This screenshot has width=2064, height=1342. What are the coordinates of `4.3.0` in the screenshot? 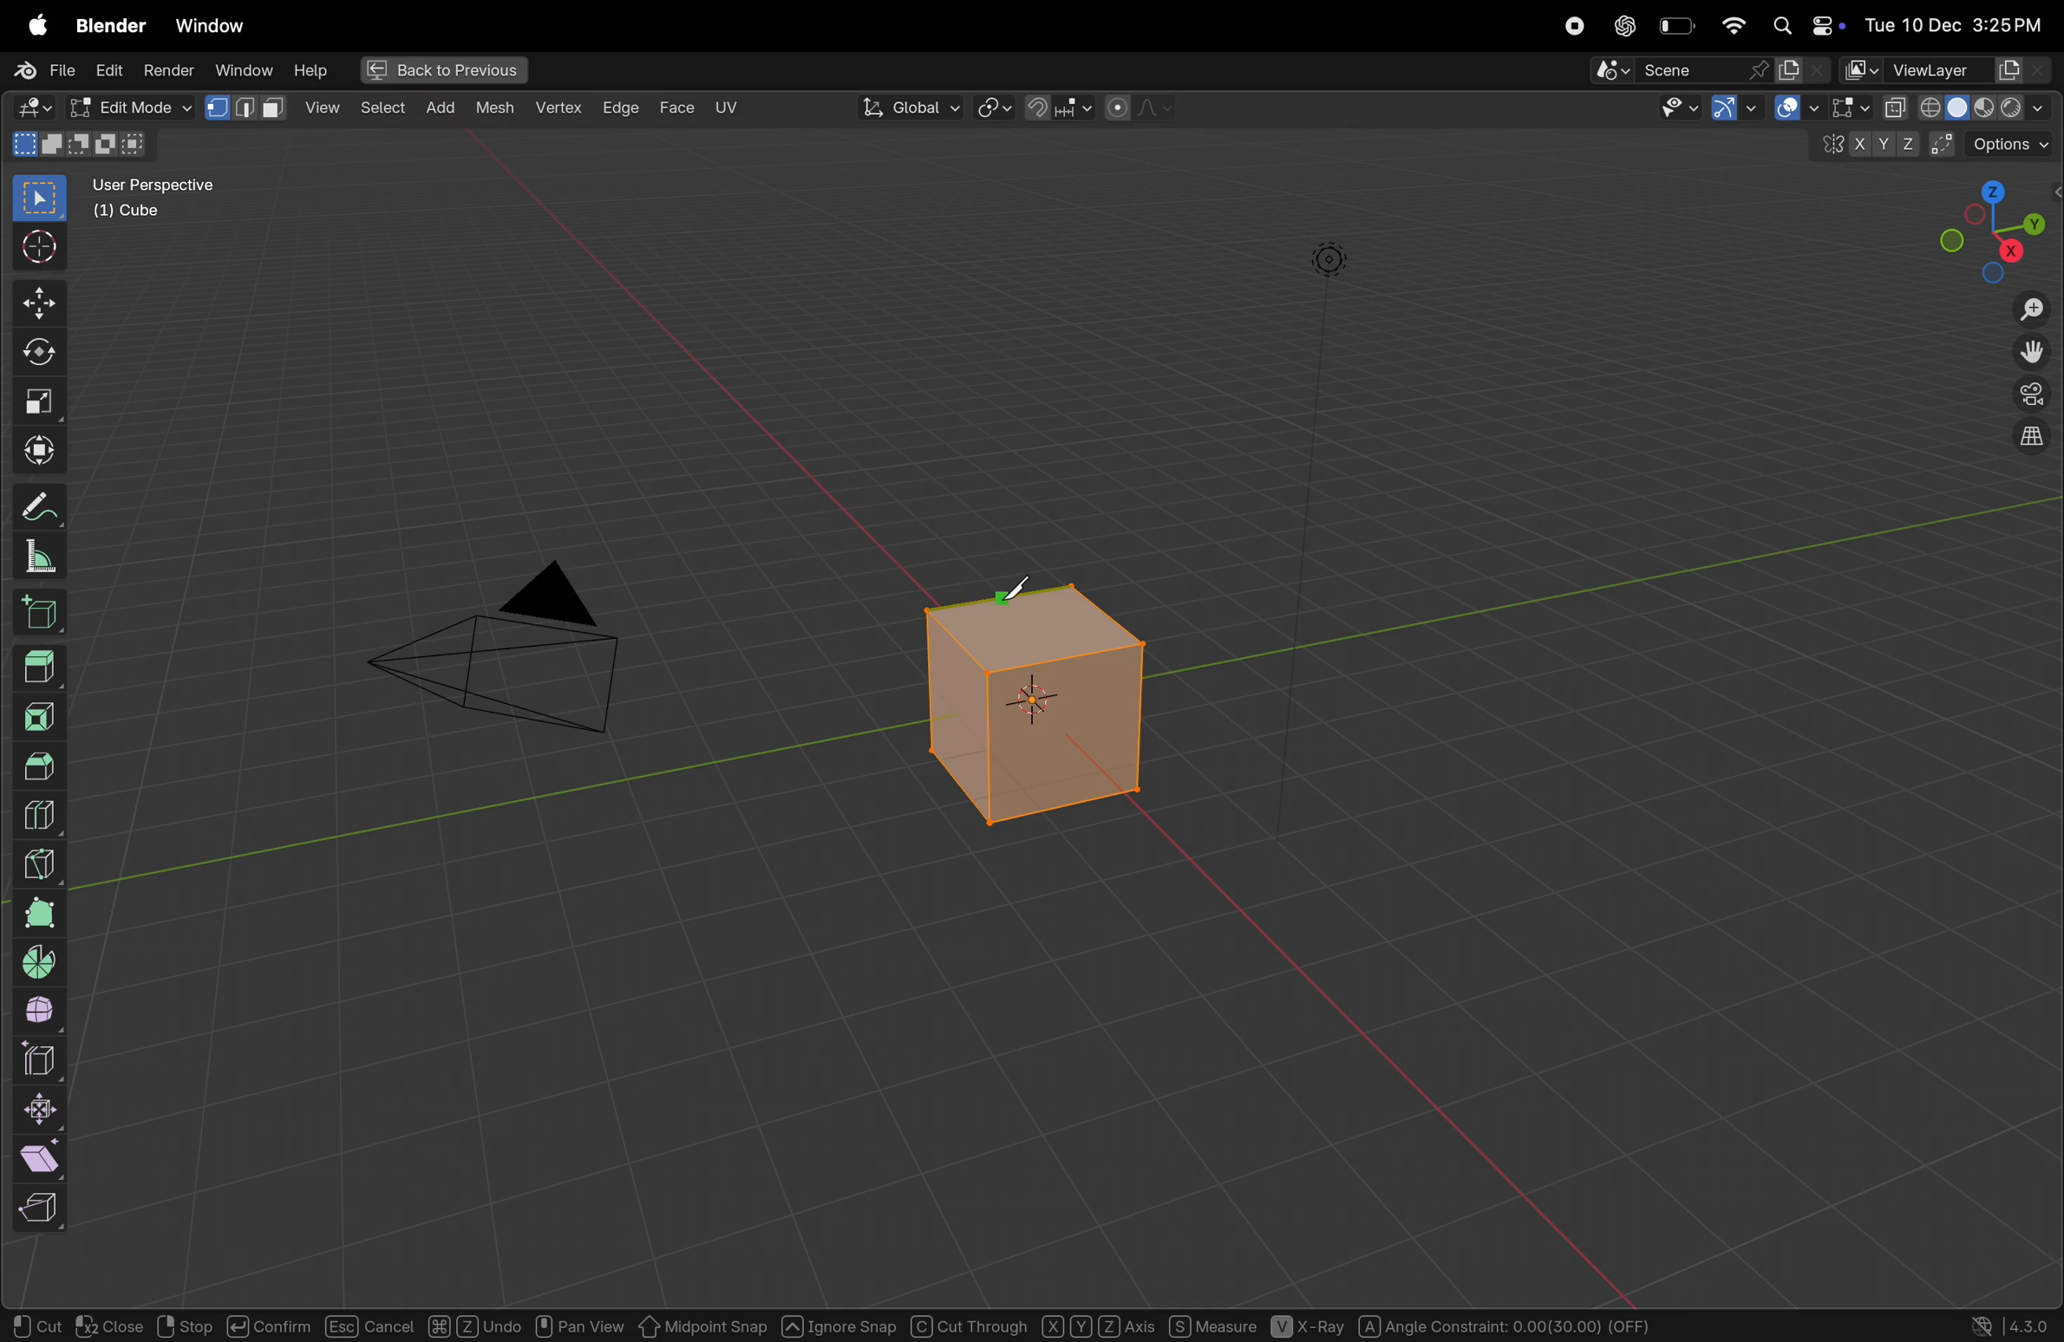 It's located at (2035, 1325).